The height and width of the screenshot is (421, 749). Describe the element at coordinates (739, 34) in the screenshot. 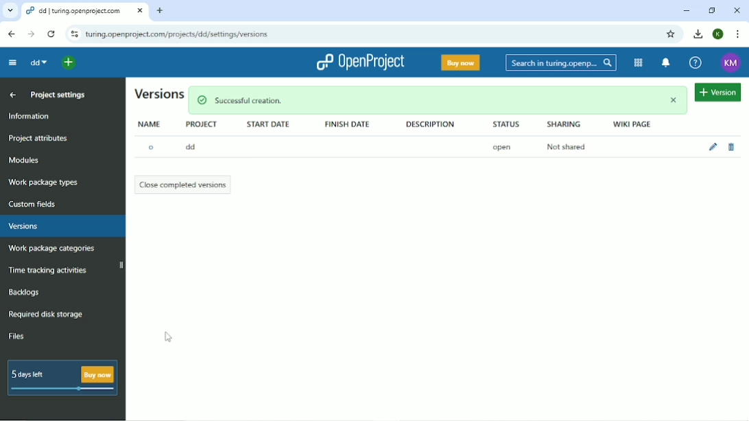

I see `Customize and control google chrome` at that location.